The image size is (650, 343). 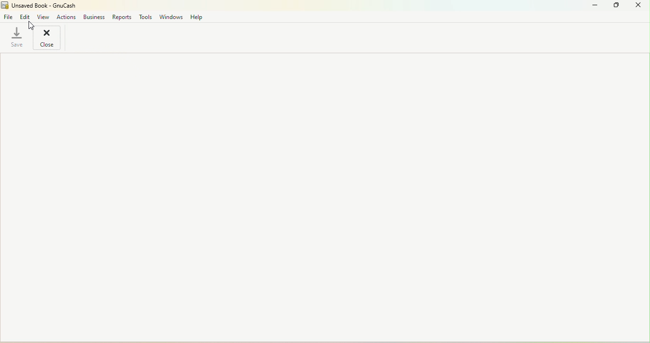 What do you see at coordinates (121, 17) in the screenshot?
I see `Reports` at bounding box center [121, 17].